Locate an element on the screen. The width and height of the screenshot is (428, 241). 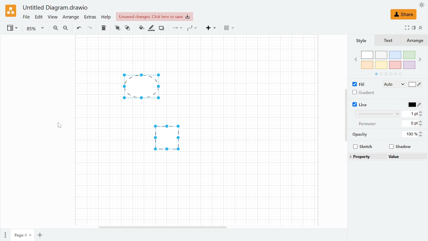
TO front is located at coordinates (117, 28).